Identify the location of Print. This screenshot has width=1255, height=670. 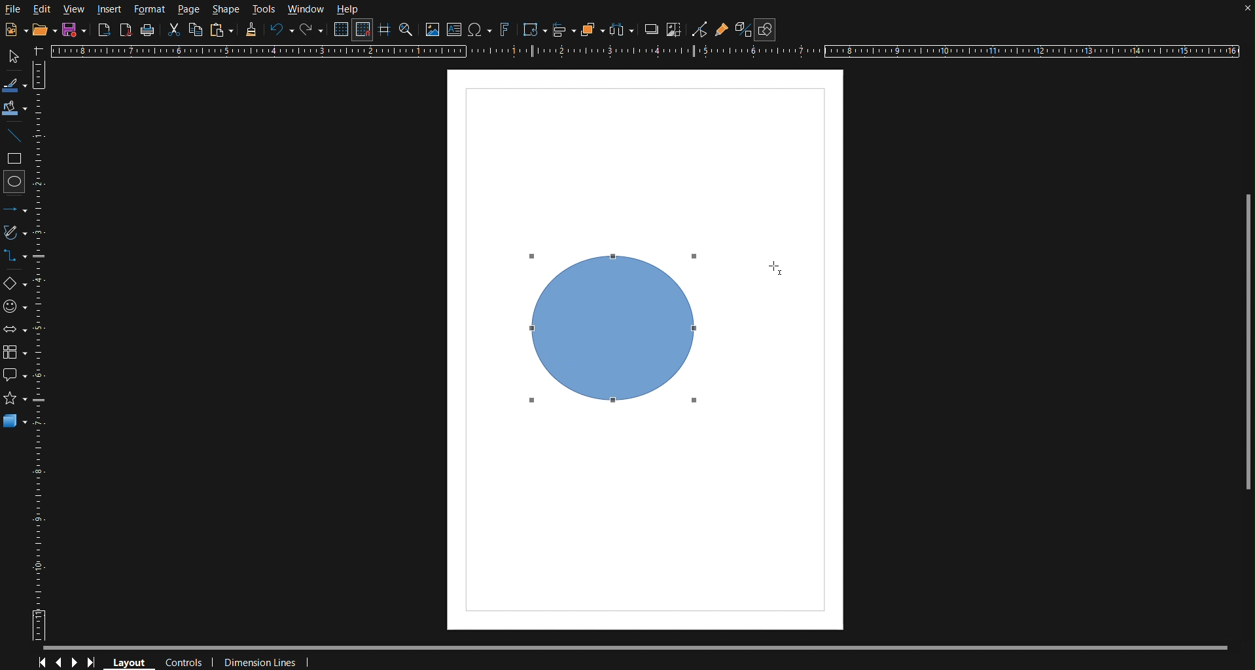
(149, 29).